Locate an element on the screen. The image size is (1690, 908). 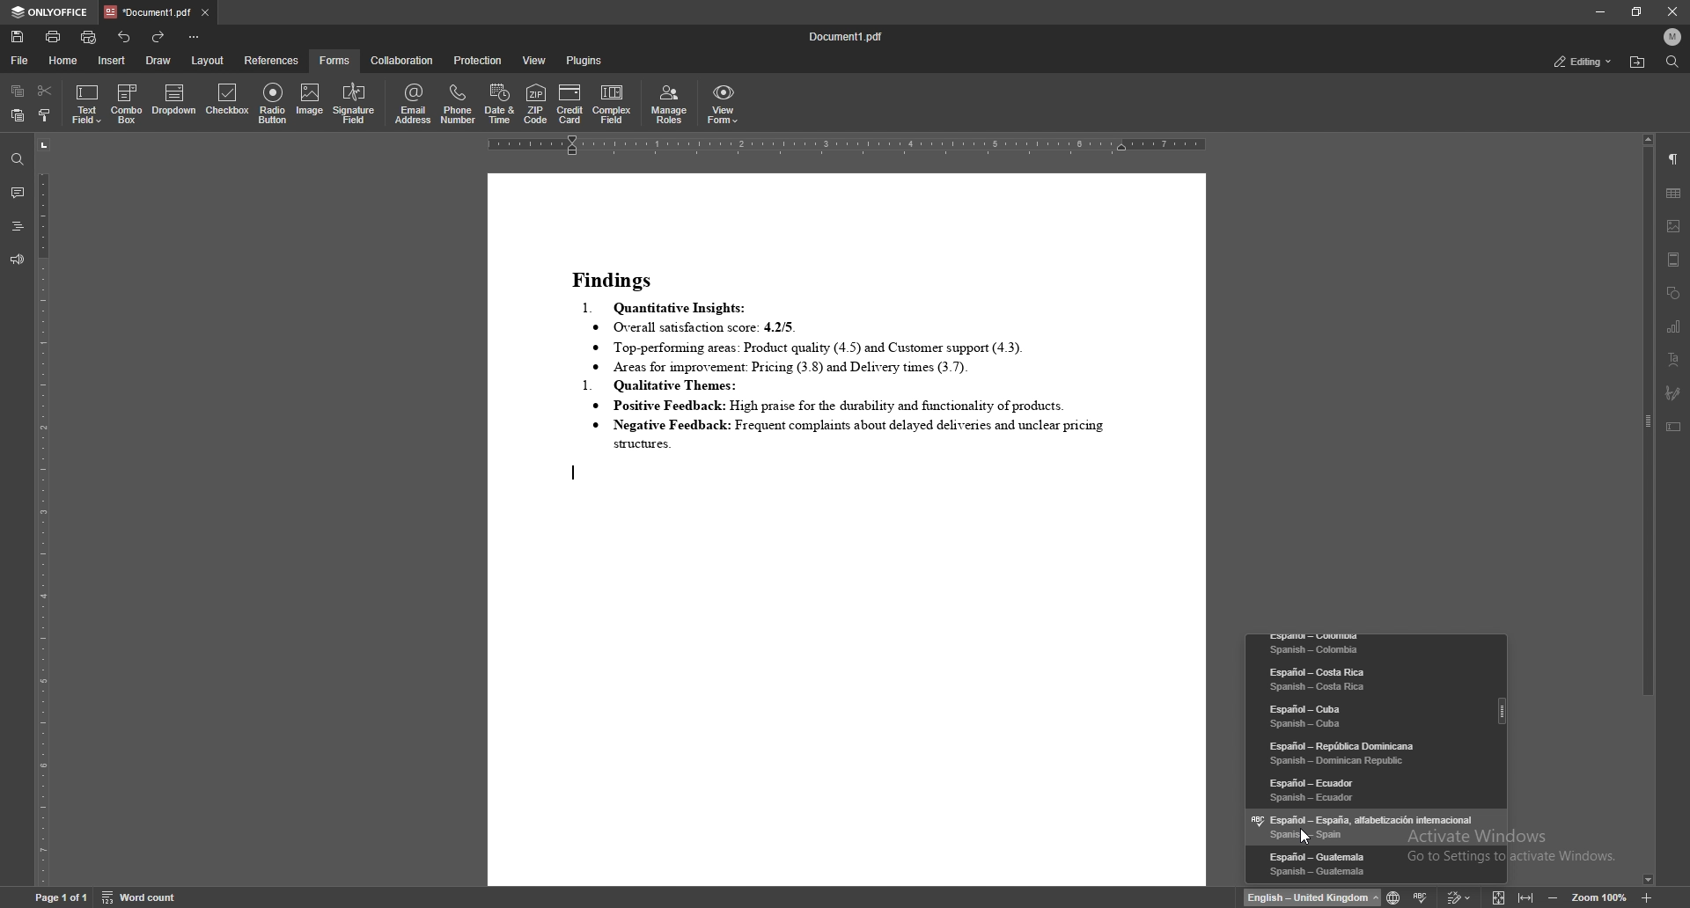
language is located at coordinates (1365, 788).